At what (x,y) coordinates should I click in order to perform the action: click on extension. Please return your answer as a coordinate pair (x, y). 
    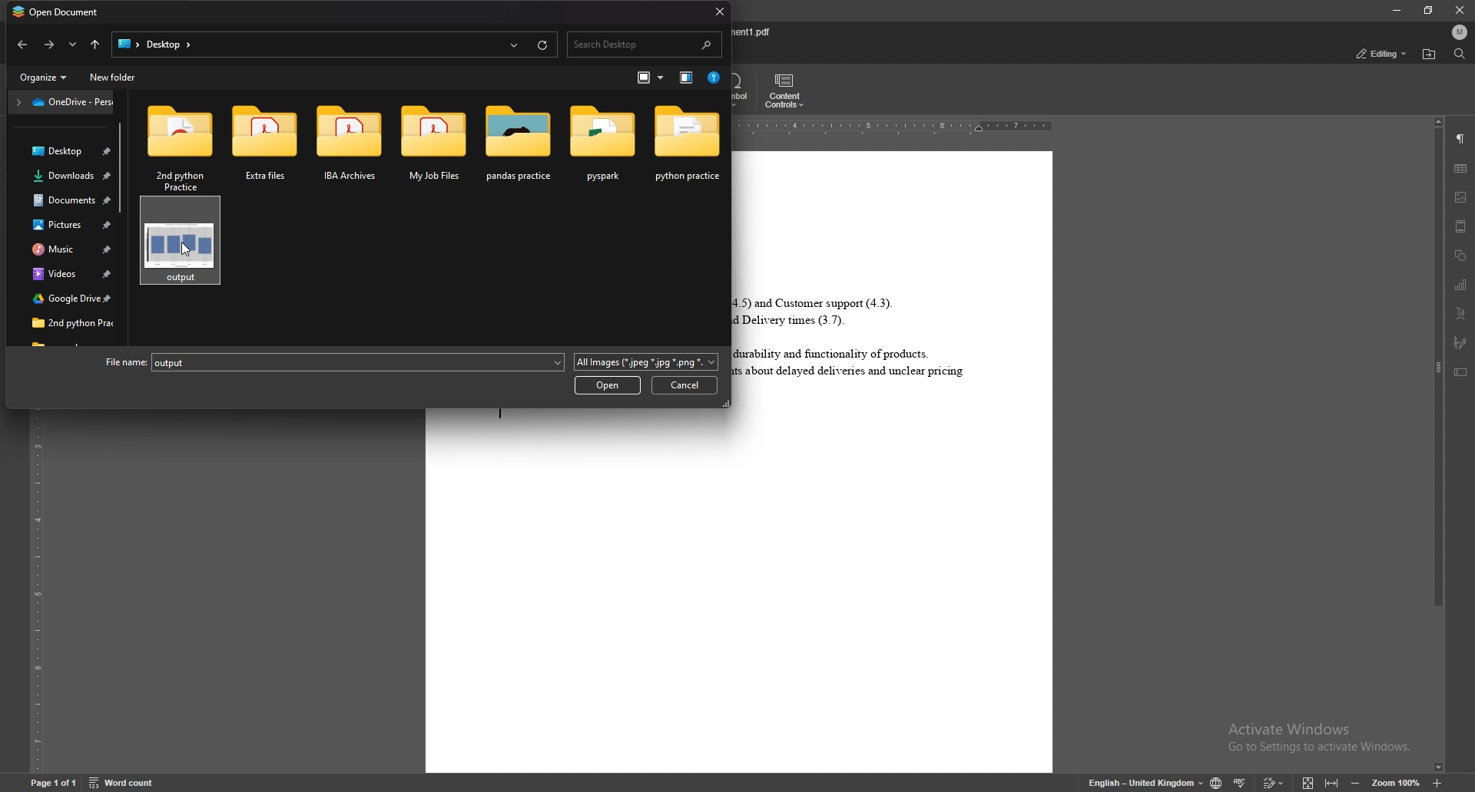
    Looking at the image, I should click on (647, 360).